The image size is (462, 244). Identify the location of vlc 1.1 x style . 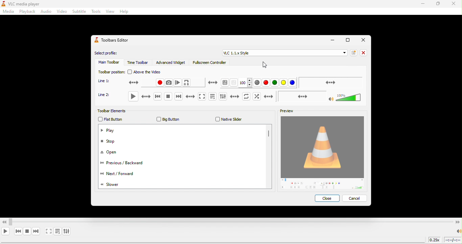
(283, 53).